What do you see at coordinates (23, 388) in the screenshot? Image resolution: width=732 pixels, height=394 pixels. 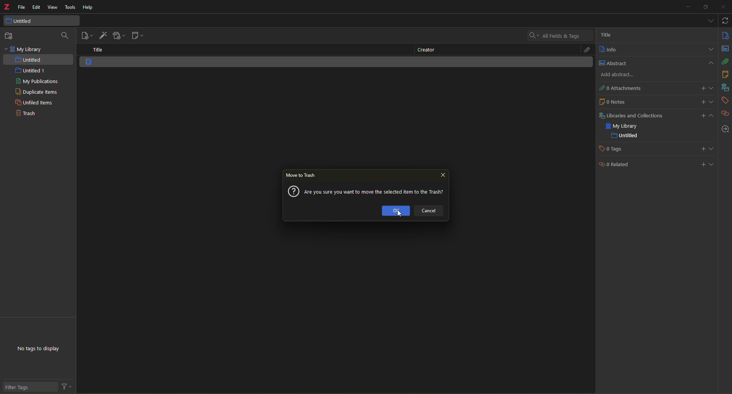 I see `filter tags` at bounding box center [23, 388].